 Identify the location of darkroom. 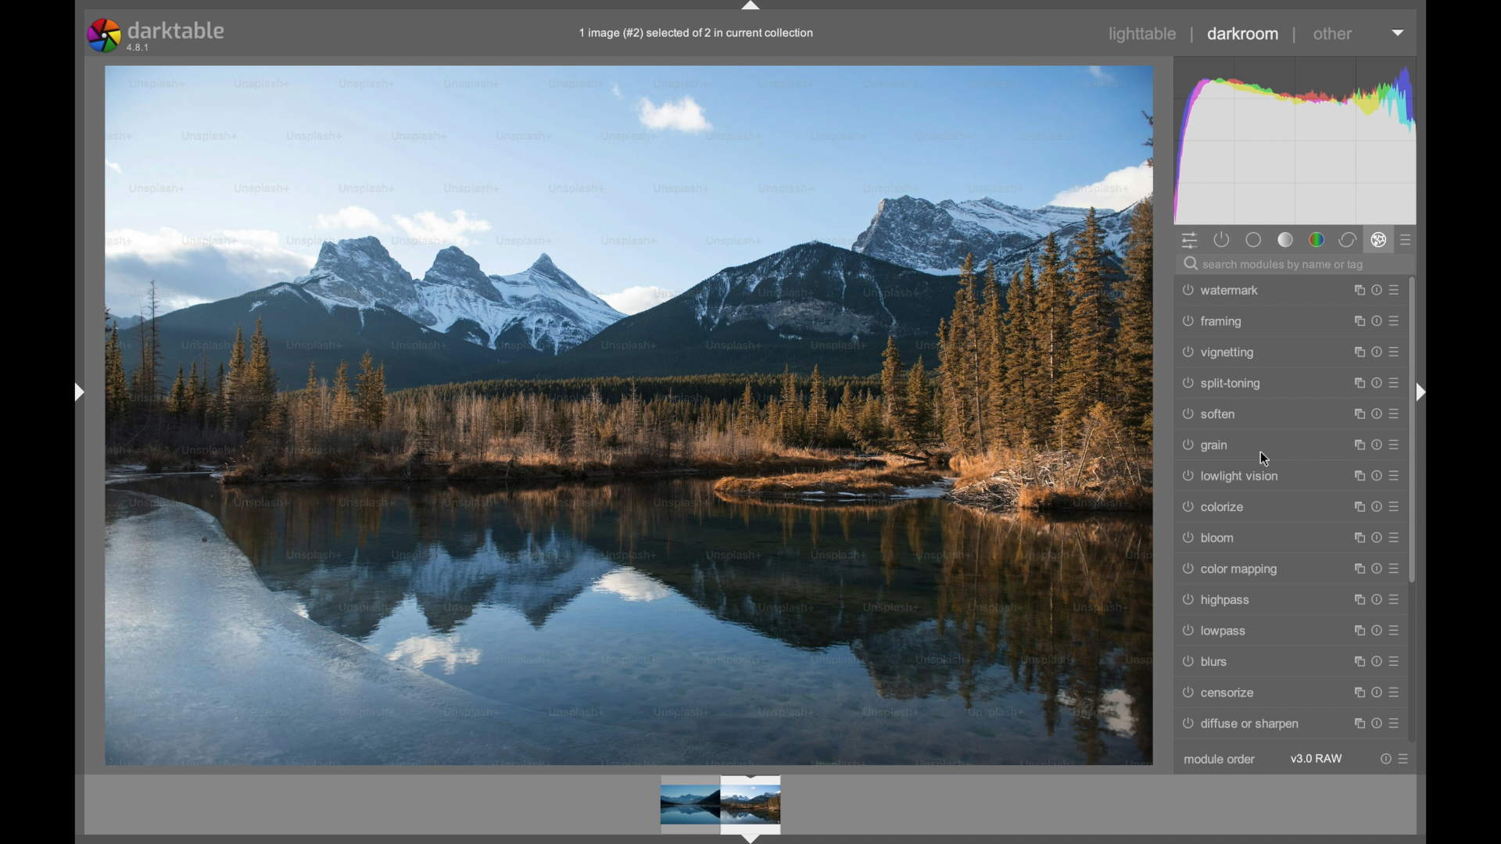
(1243, 33).